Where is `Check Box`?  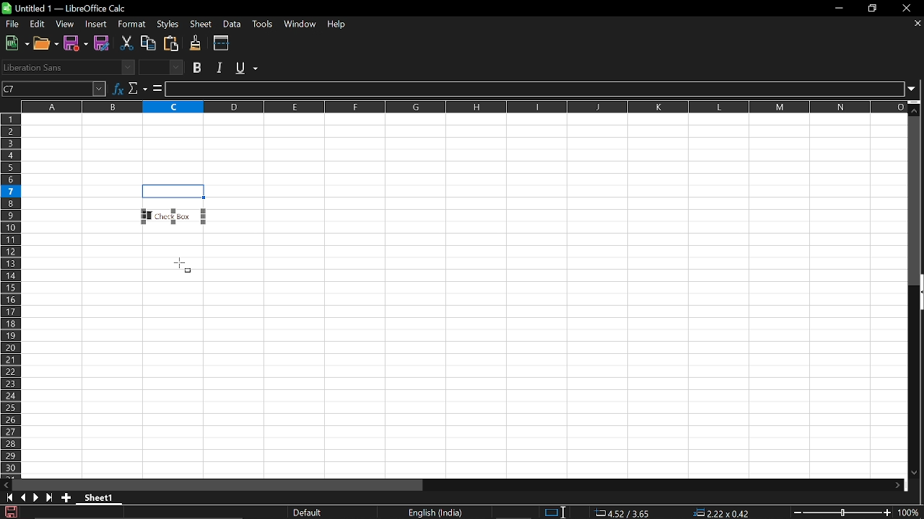 Check Box is located at coordinates (175, 216).